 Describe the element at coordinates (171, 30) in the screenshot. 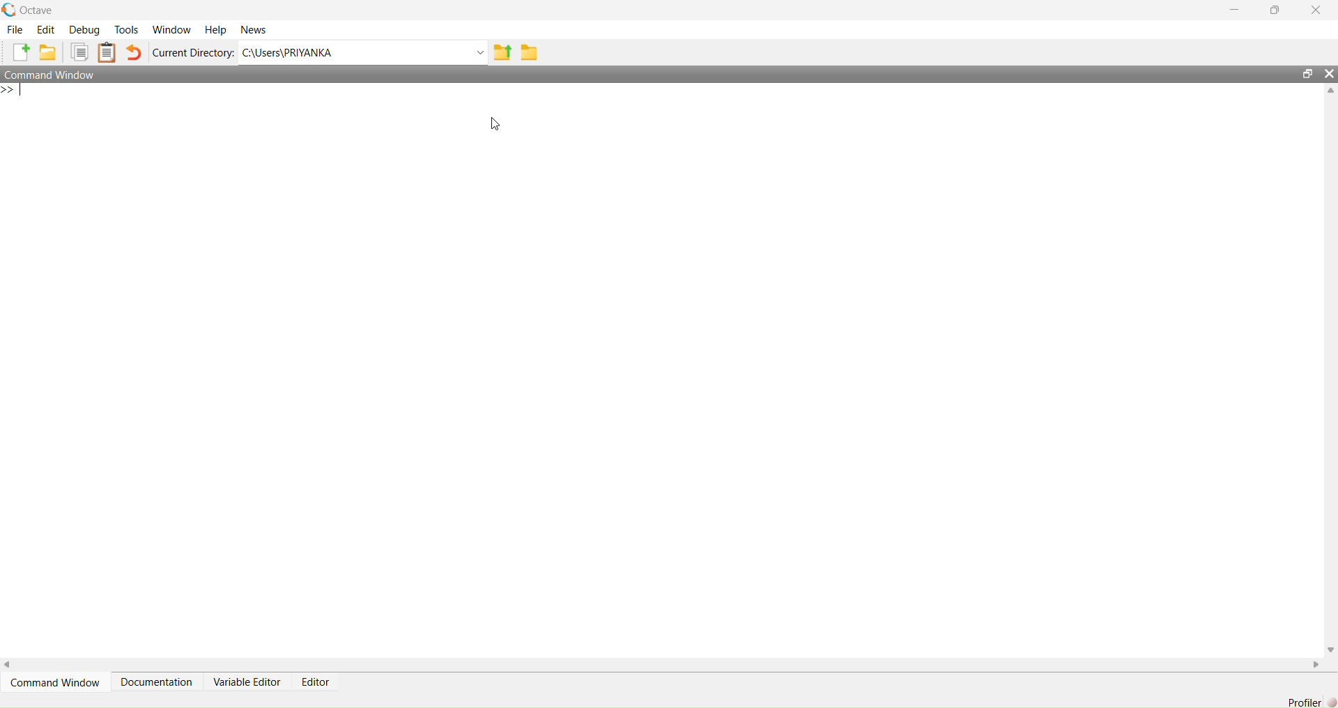

I see `Window` at that location.